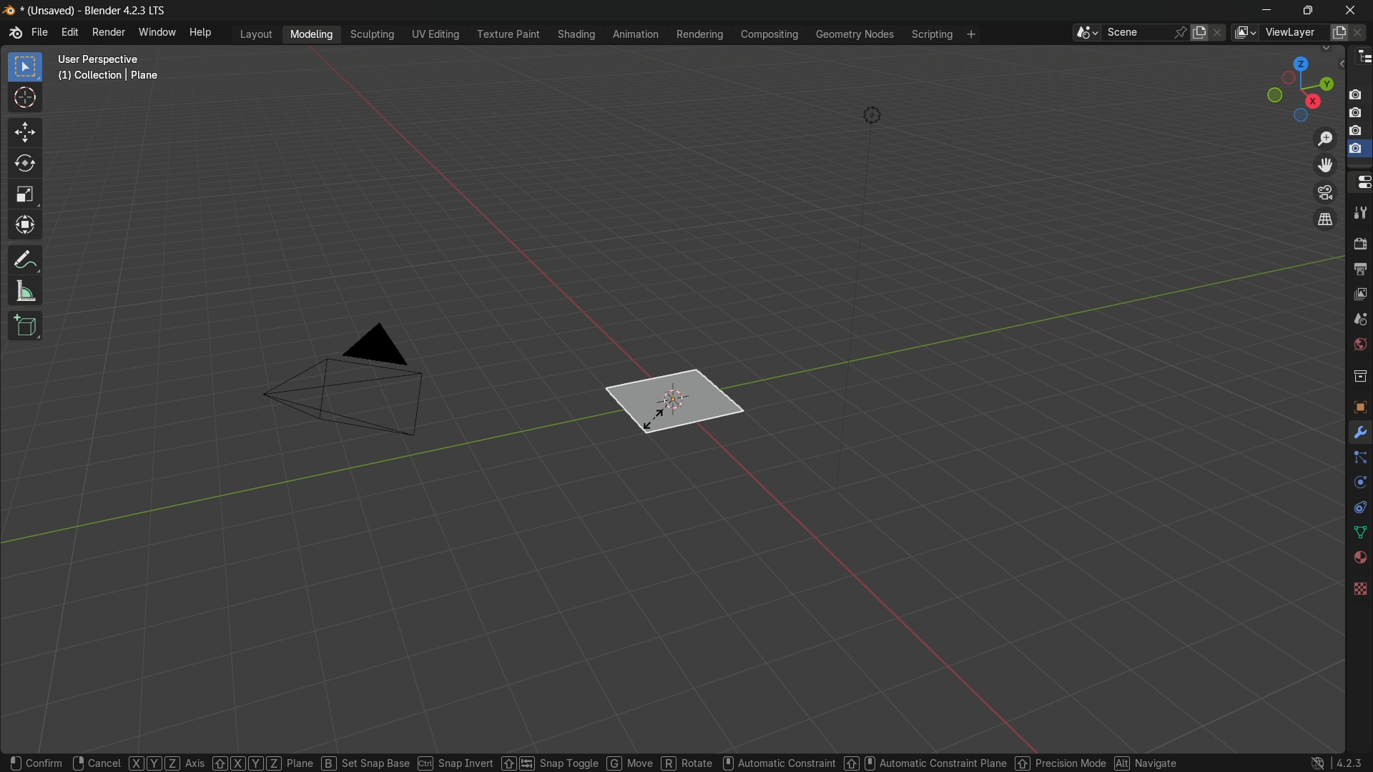  What do you see at coordinates (872, 114) in the screenshot?
I see `light` at bounding box center [872, 114].